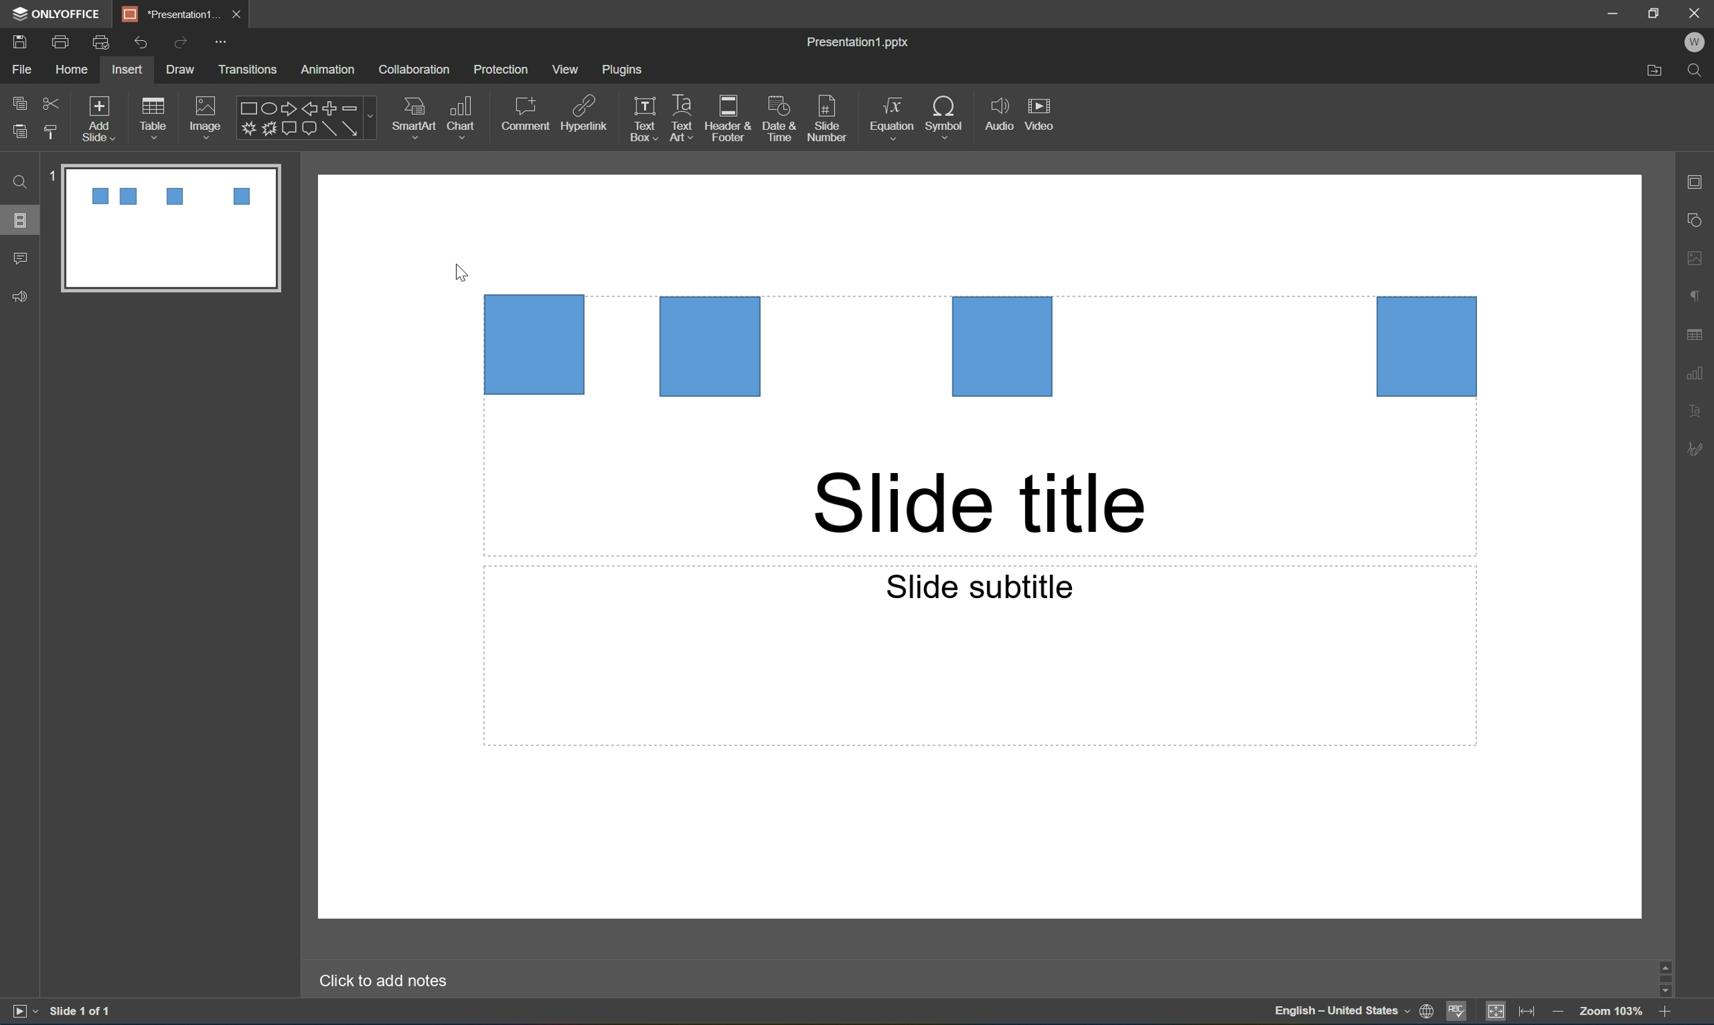 The height and width of the screenshot is (1025, 1714). Describe the element at coordinates (859, 44) in the screenshot. I see `Presentation1.pptx` at that location.